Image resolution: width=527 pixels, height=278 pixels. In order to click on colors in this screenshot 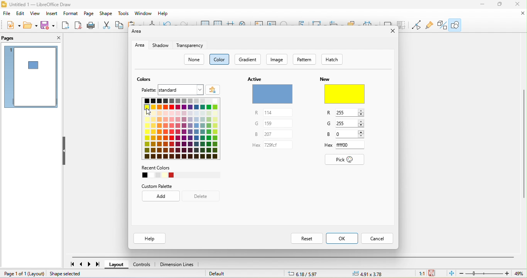, I will do `click(147, 80)`.